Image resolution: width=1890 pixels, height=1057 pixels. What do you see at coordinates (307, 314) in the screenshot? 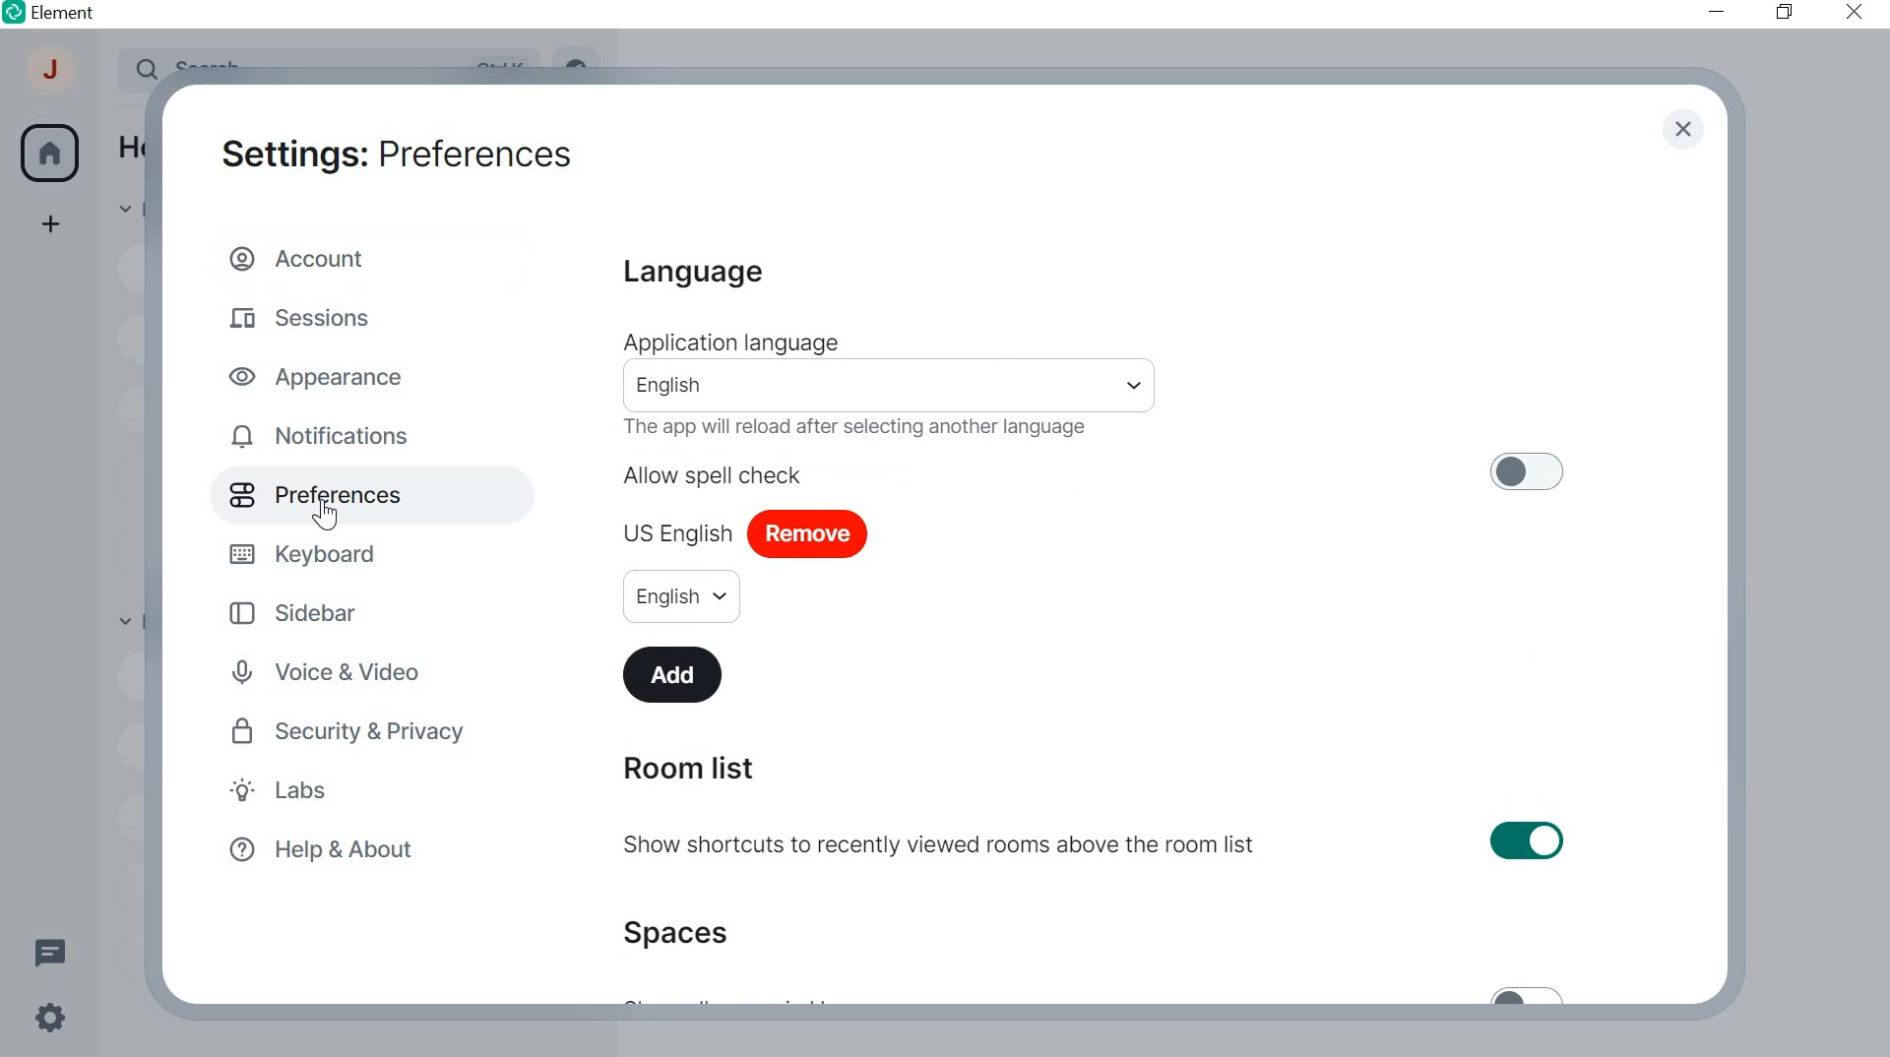
I see `SESSIONS` at bounding box center [307, 314].